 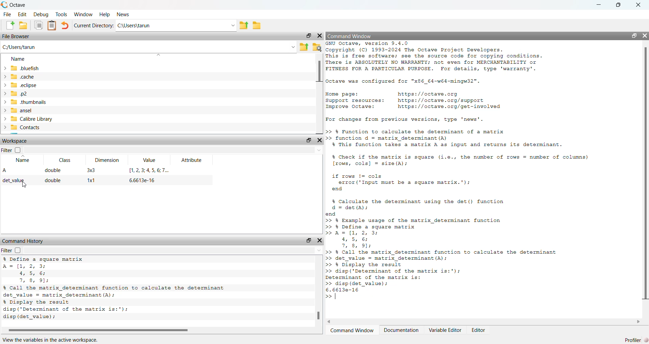 I want to click on help, so click(x=105, y=14).